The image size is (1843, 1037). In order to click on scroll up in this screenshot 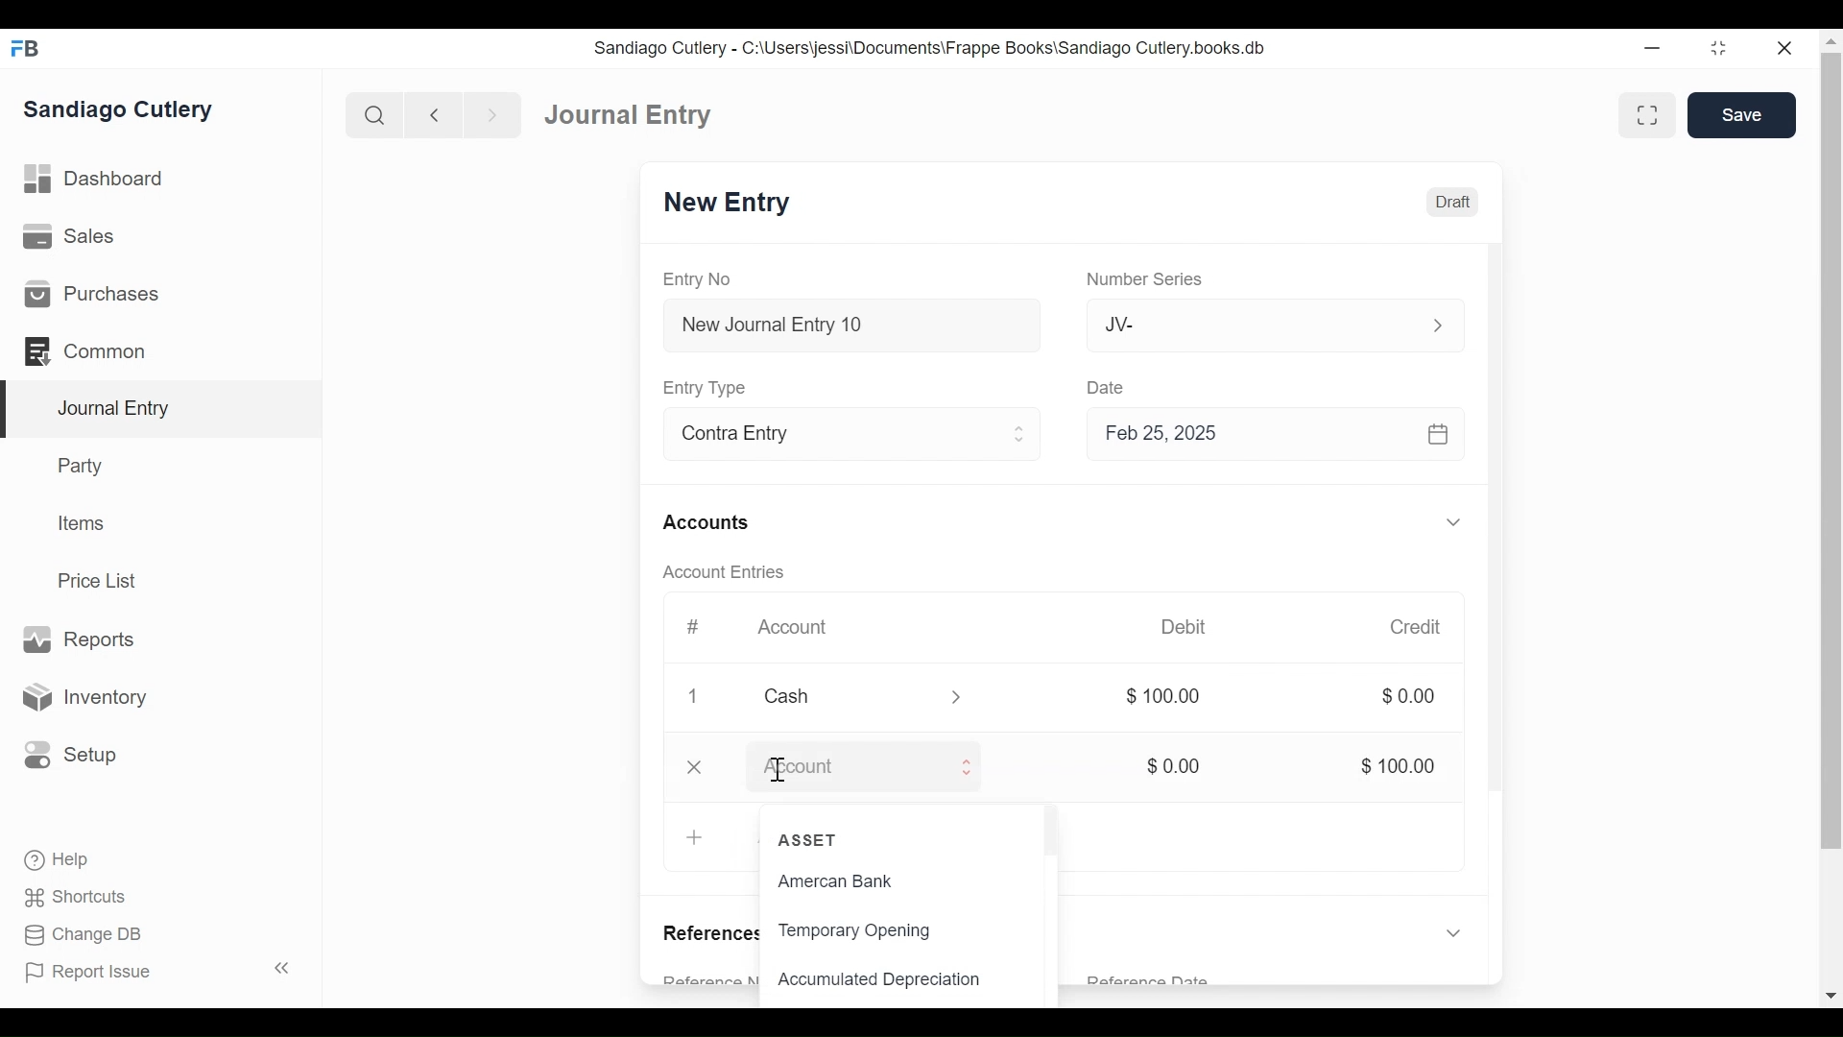, I will do `click(1831, 41)`.